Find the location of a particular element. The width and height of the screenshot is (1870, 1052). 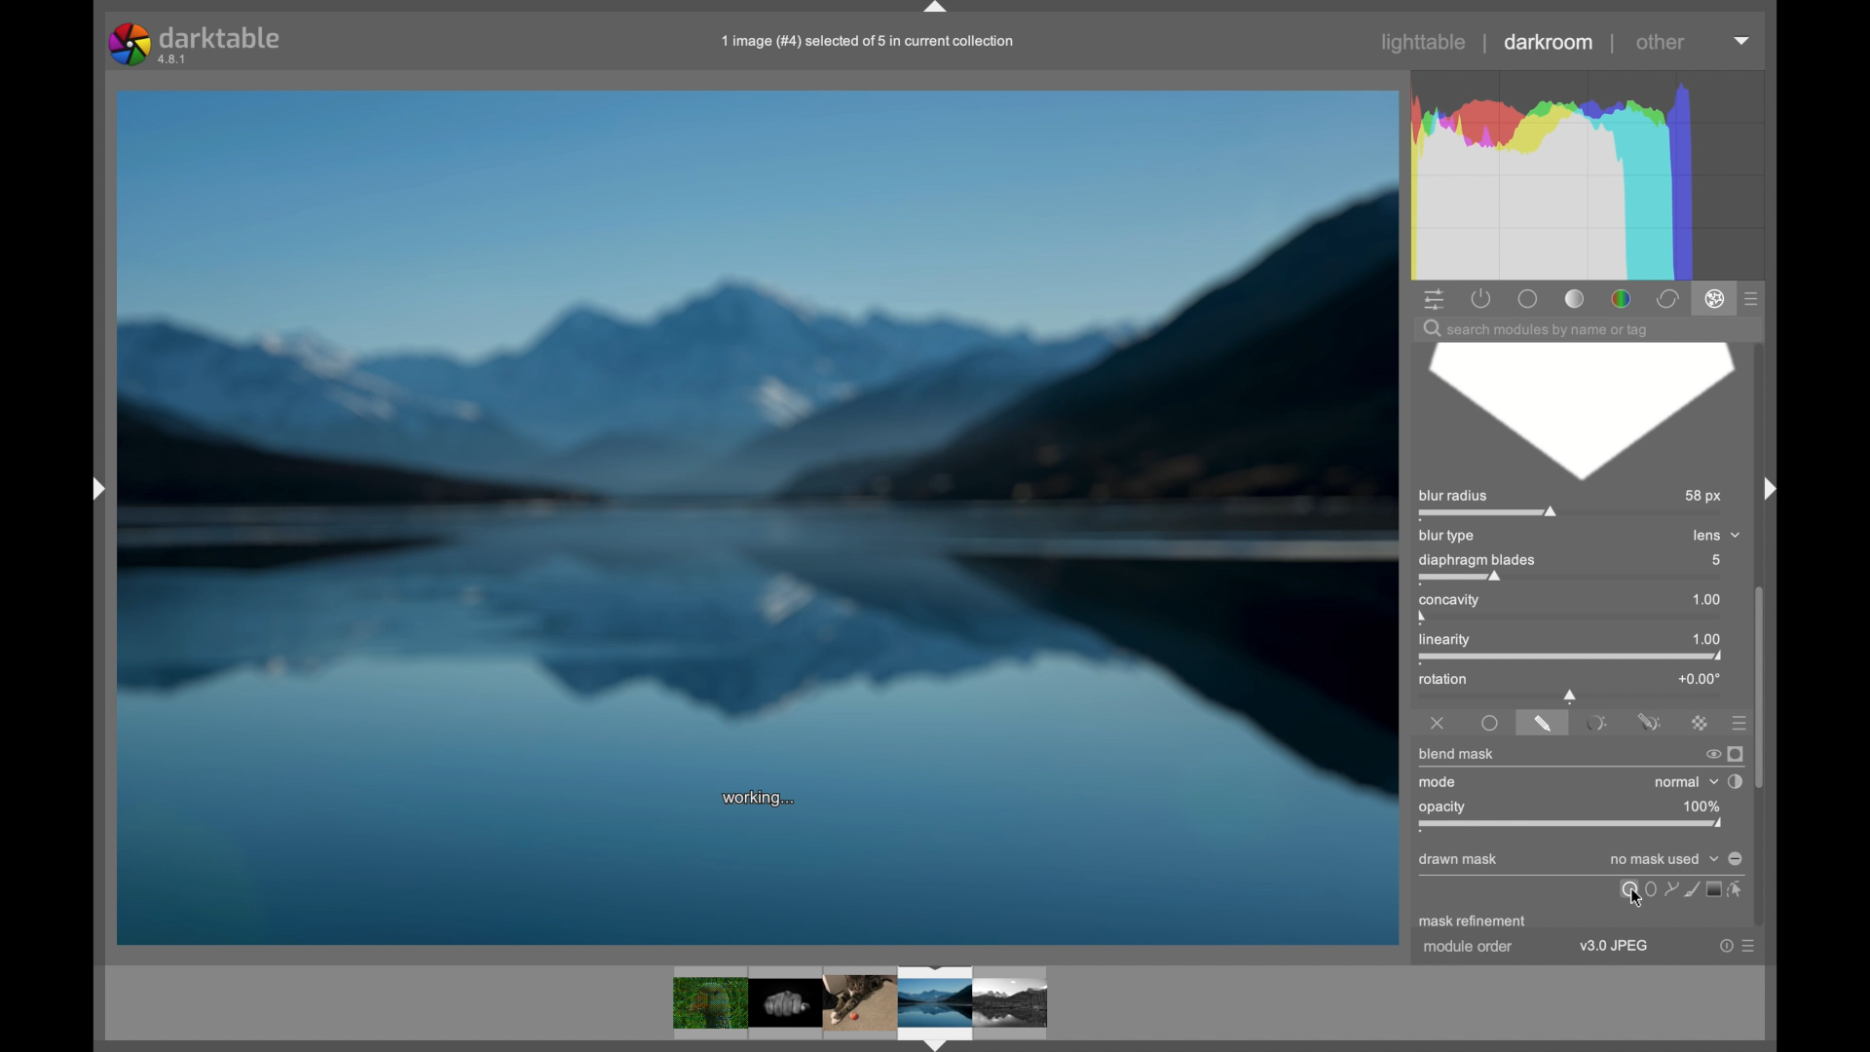

1 image (#4) selected of 5 in current collection is located at coordinates (865, 39).